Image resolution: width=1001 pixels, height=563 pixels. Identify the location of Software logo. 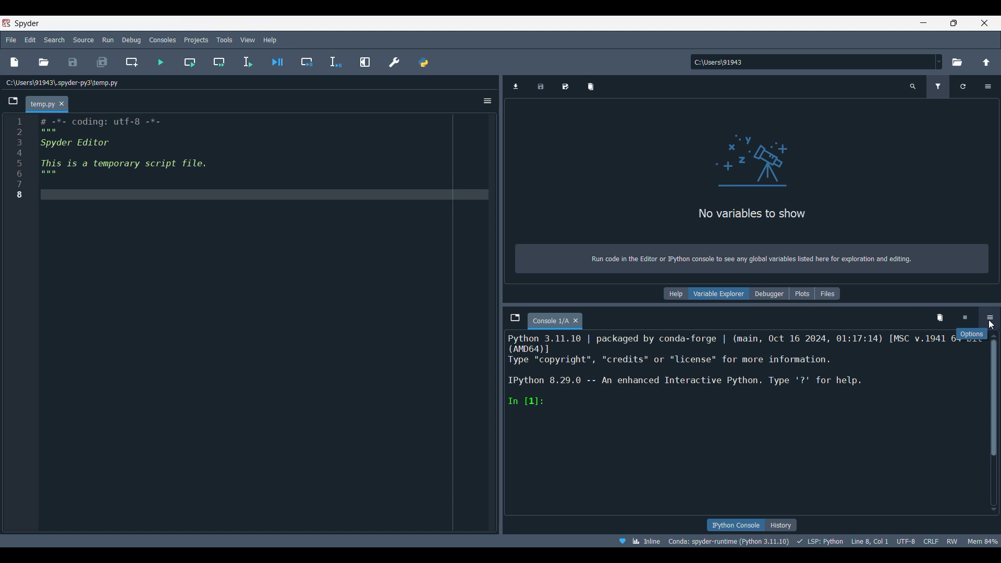
(6, 23).